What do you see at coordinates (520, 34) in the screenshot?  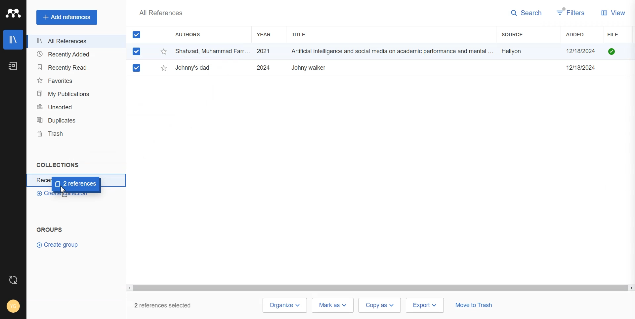 I see `Sources` at bounding box center [520, 34].